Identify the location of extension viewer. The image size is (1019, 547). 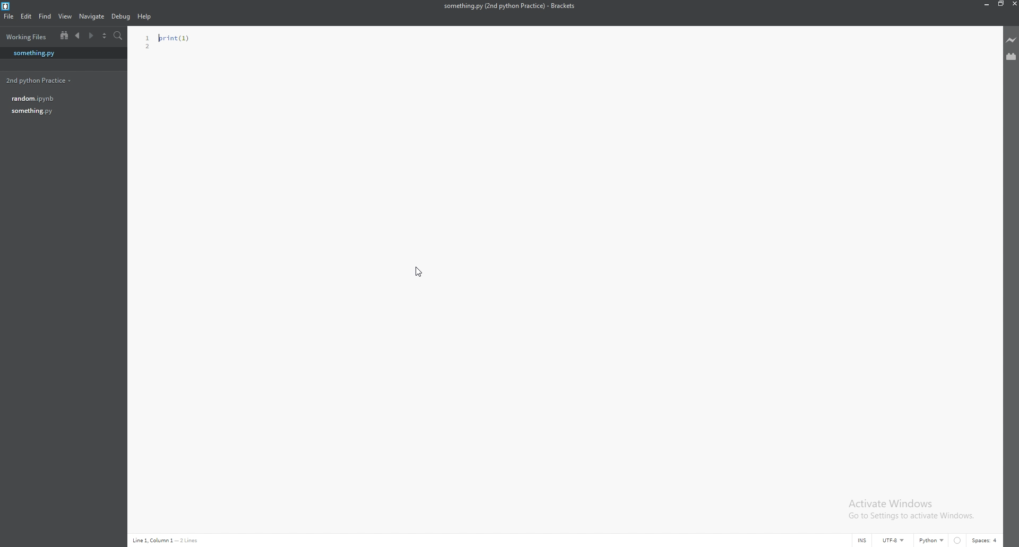
(1011, 57).